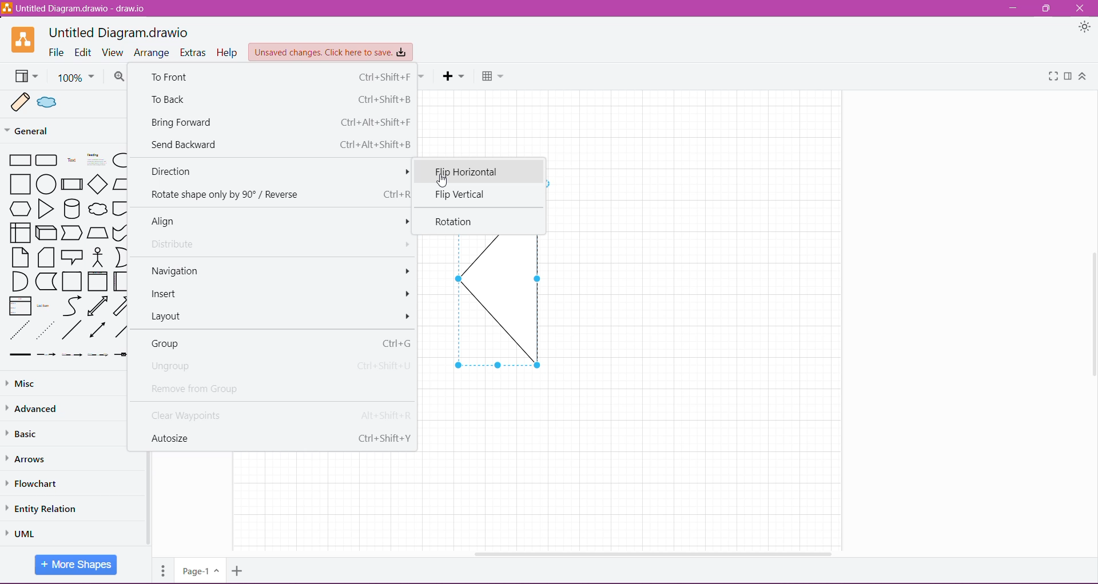 This screenshot has height=584, width=1098. I want to click on View, so click(114, 52).